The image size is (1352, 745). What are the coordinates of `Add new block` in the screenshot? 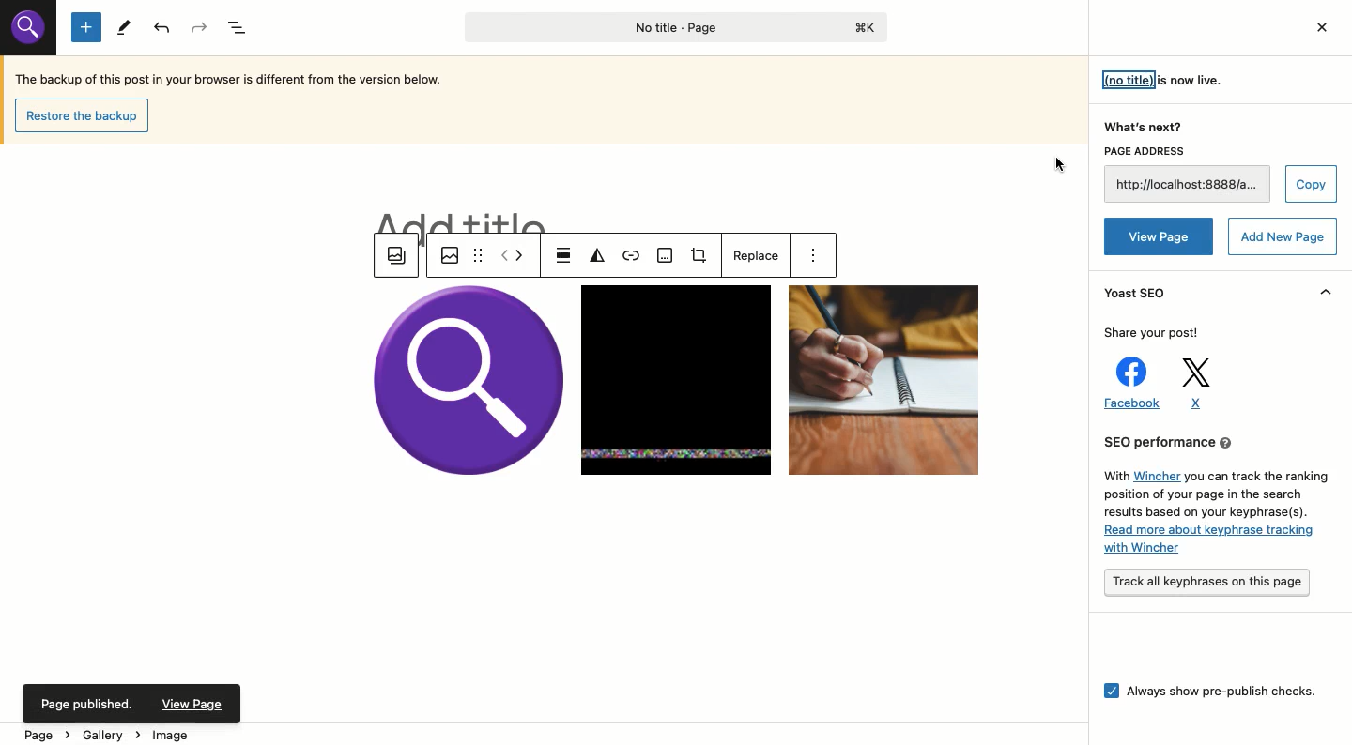 It's located at (86, 28).